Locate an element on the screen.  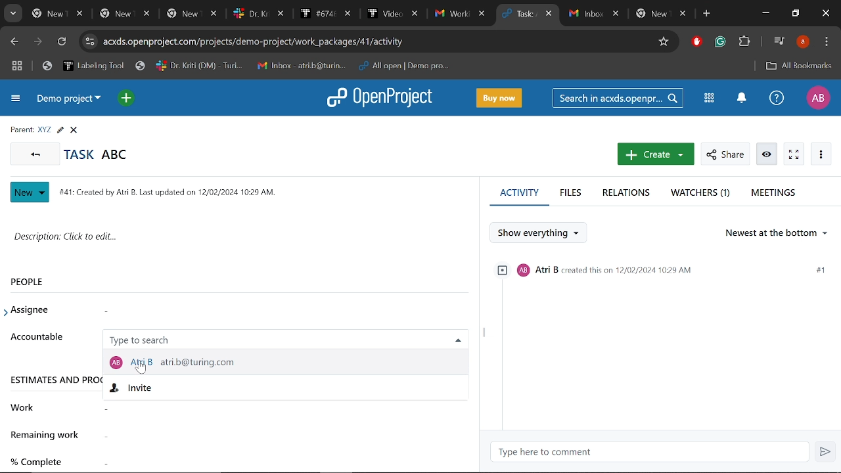
Send is located at coordinates (825, 452).